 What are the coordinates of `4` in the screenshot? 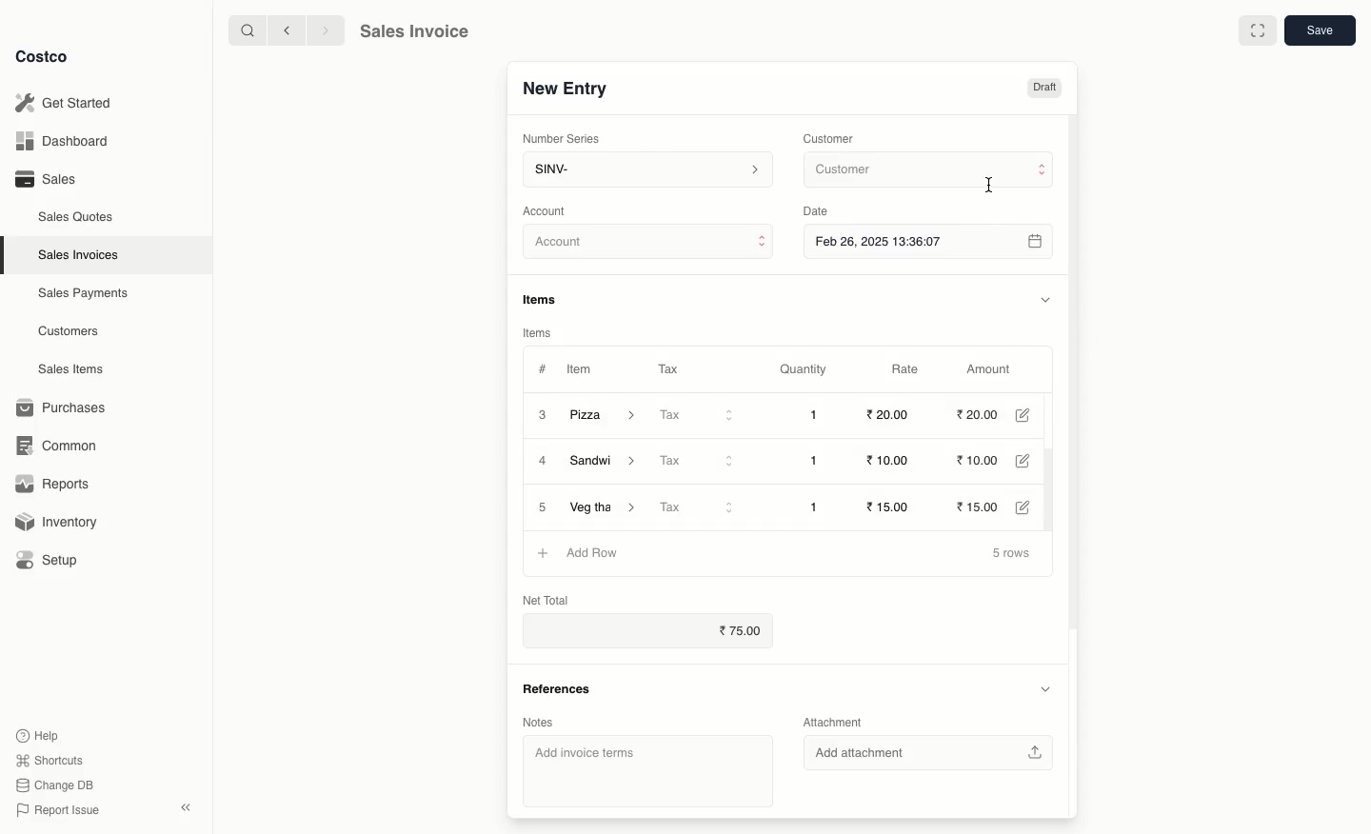 It's located at (544, 462).